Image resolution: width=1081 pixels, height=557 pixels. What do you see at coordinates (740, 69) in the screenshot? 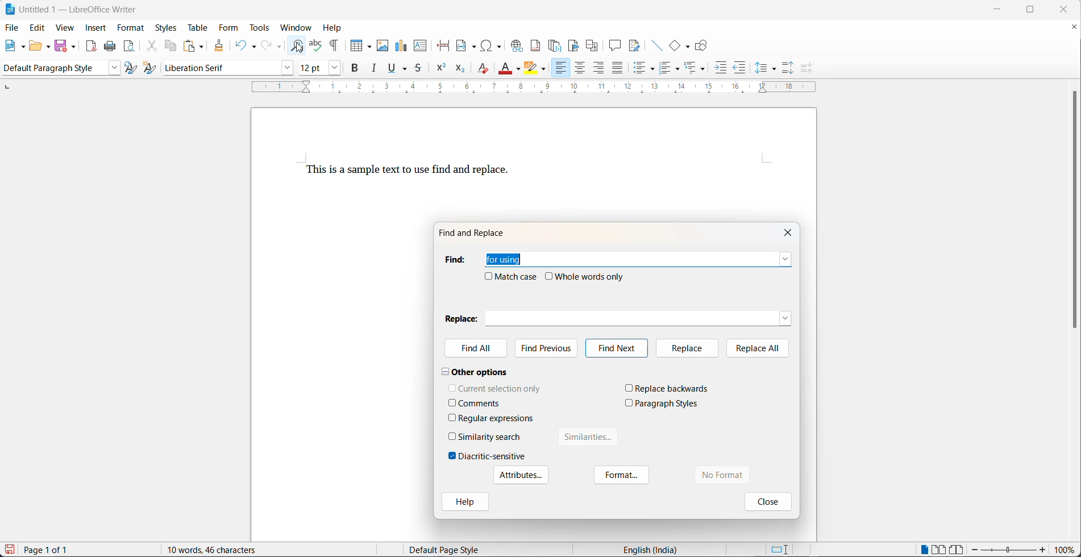
I see `decrease indent` at bounding box center [740, 69].